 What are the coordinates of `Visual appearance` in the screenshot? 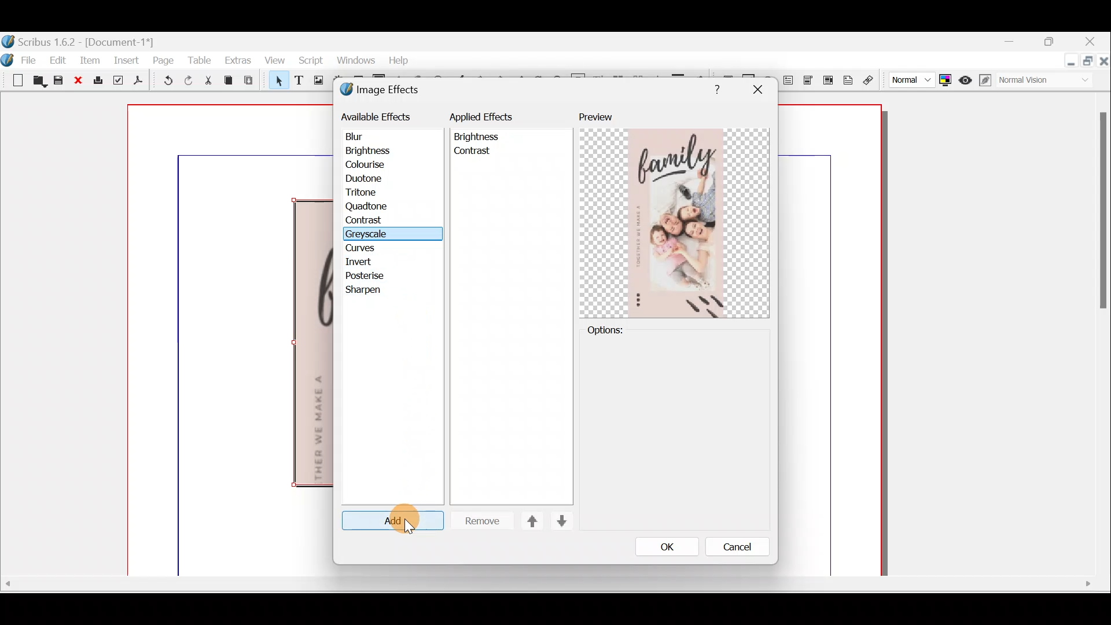 It's located at (1034, 81).